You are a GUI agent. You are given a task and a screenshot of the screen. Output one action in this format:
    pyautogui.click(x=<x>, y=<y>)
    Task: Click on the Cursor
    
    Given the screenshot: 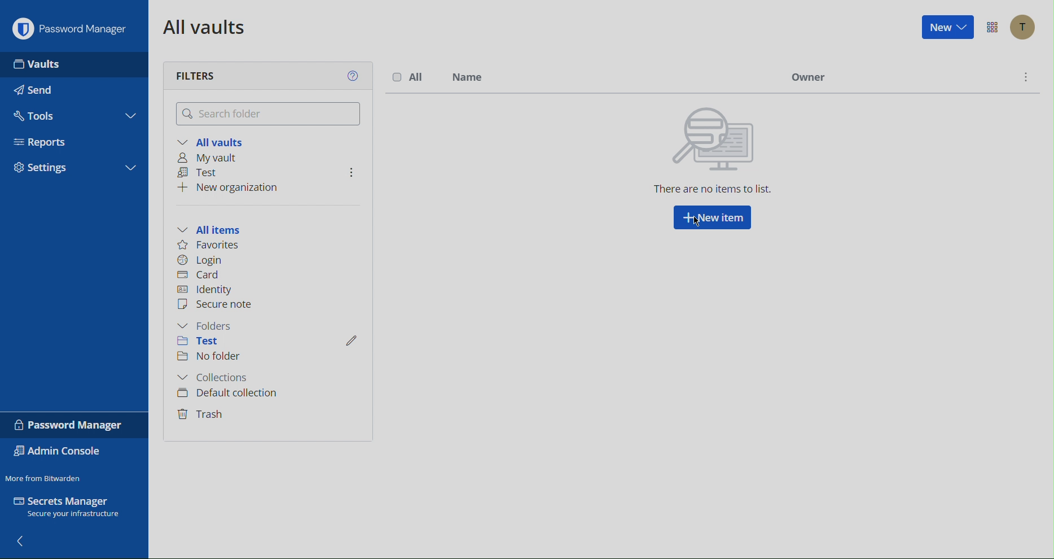 What is the action you would take?
    pyautogui.click(x=696, y=222)
    